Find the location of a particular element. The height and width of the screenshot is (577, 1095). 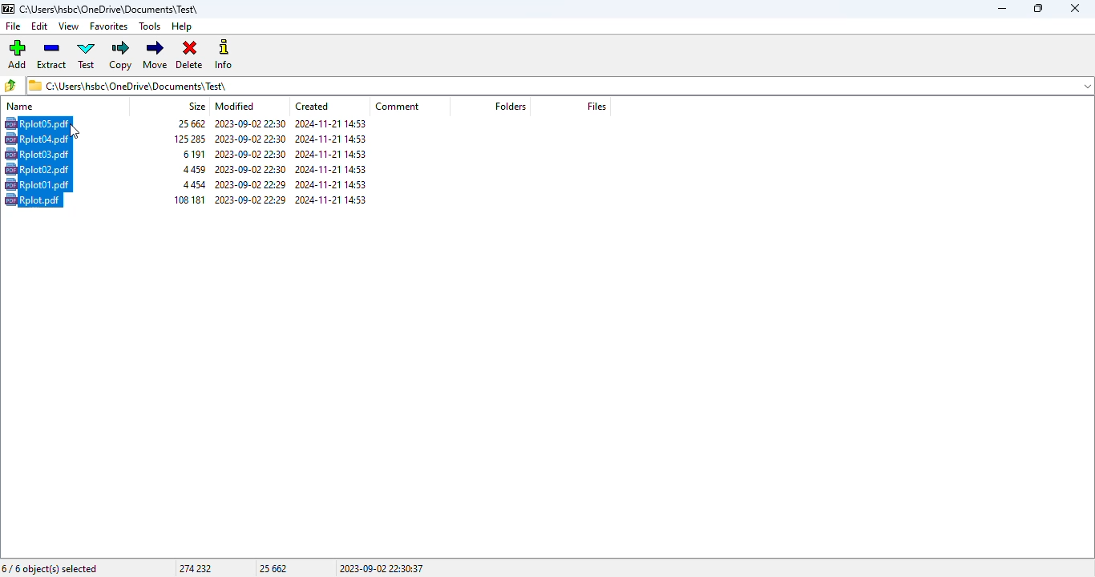

extract is located at coordinates (53, 54).